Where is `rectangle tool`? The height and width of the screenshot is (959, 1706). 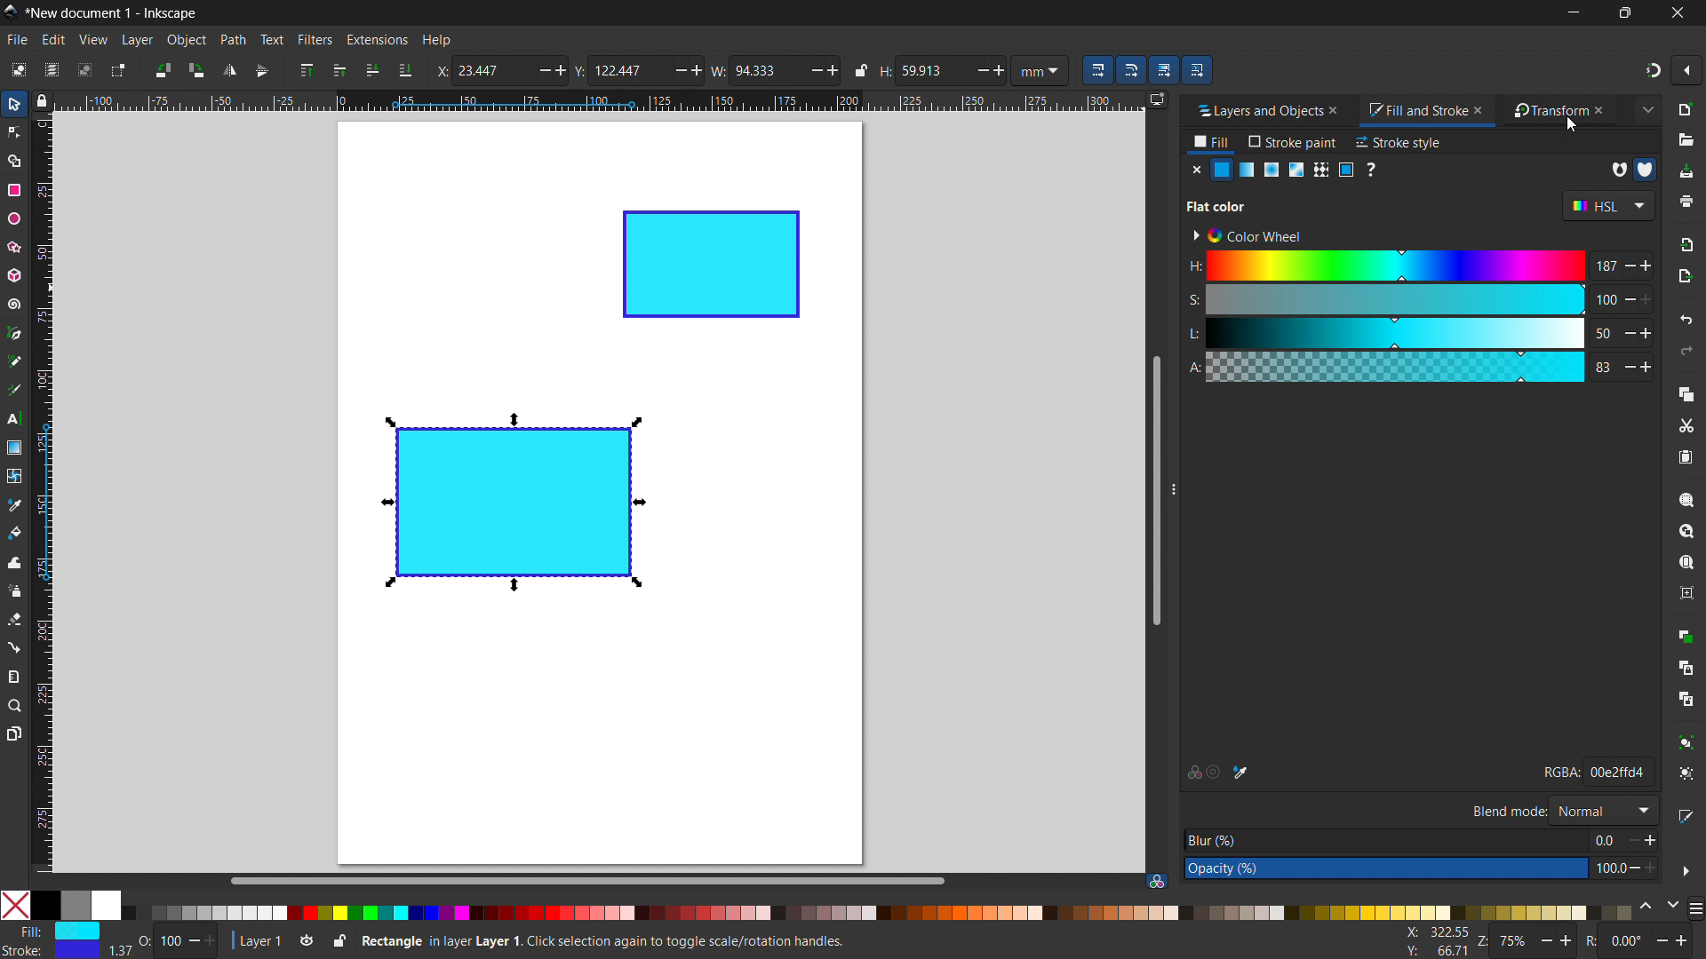
rectangle tool is located at coordinates (14, 190).